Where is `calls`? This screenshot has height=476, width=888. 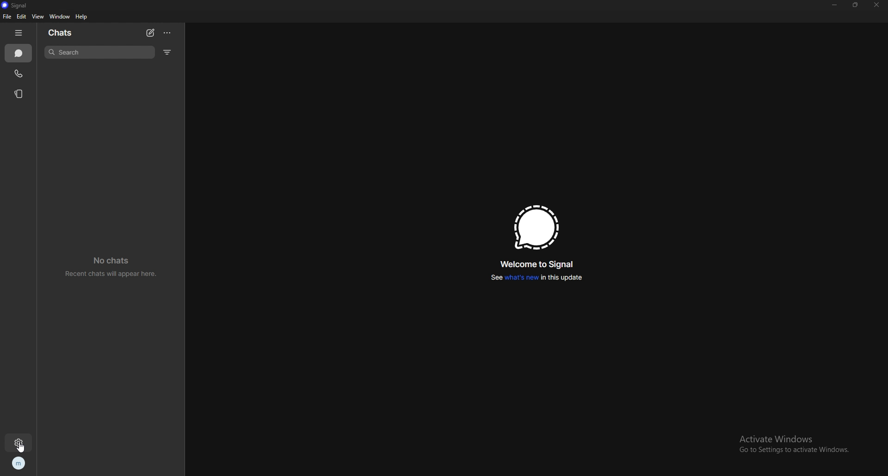 calls is located at coordinates (19, 73).